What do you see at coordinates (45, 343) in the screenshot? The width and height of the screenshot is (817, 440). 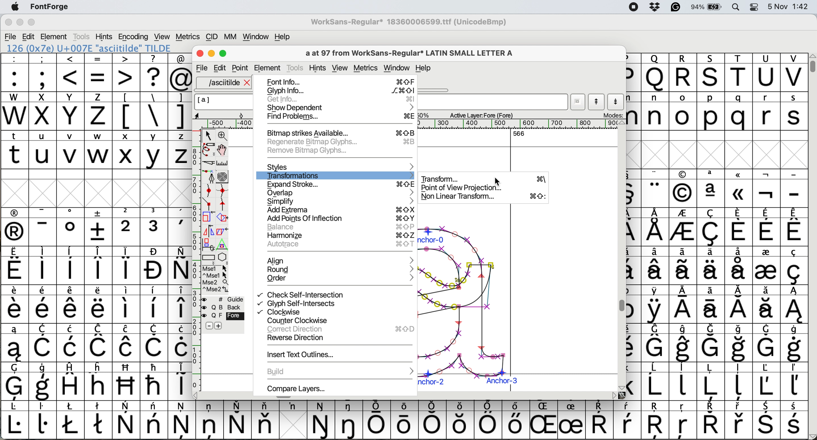 I see `symbol` at bounding box center [45, 343].